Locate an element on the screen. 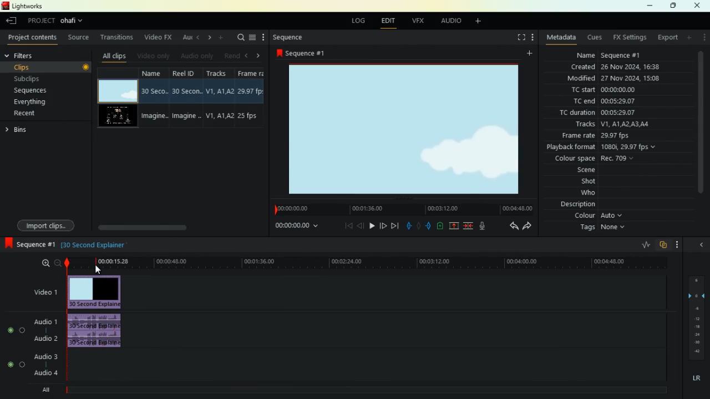 The height and width of the screenshot is (399, 710). audio 1 is located at coordinates (42, 322).